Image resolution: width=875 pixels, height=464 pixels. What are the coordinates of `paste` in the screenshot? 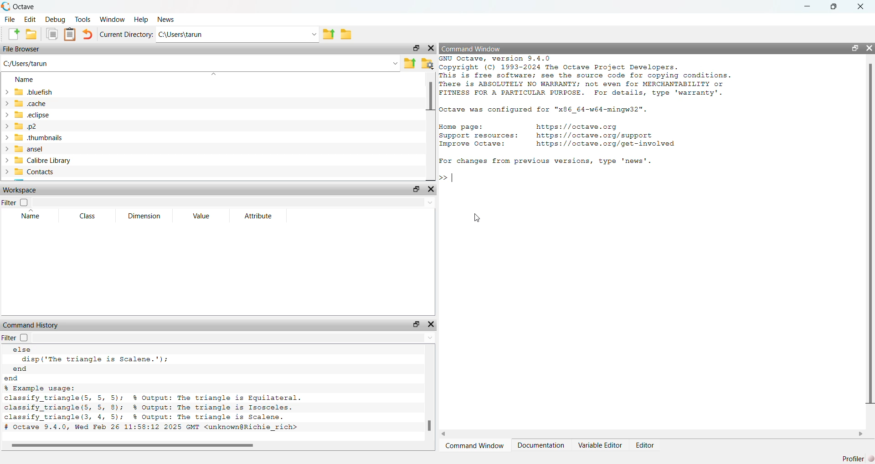 It's located at (70, 35).